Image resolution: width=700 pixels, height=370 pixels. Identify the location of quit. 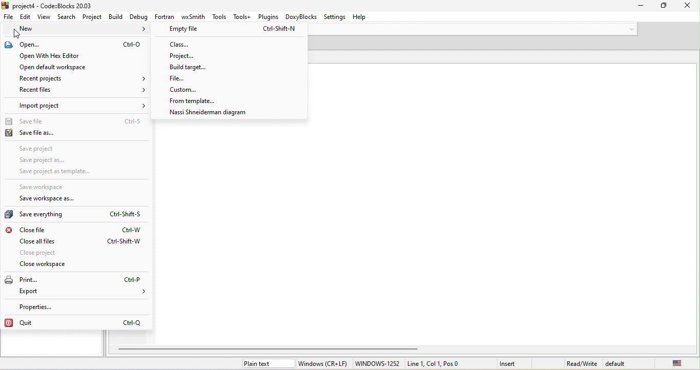
(74, 322).